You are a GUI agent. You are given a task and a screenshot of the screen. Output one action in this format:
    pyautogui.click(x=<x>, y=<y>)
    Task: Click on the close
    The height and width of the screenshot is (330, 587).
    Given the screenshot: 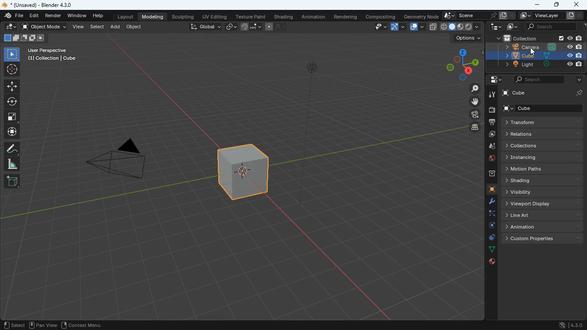 What is the action you would take?
    pyautogui.click(x=576, y=5)
    